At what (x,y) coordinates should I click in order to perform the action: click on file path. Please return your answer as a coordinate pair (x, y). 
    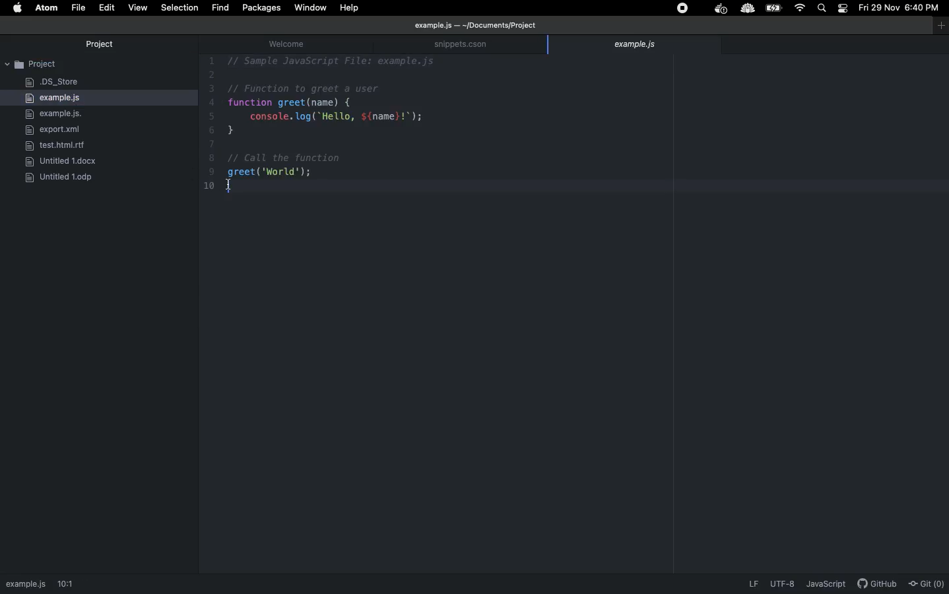
    Looking at the image, I should click on (478, 26).